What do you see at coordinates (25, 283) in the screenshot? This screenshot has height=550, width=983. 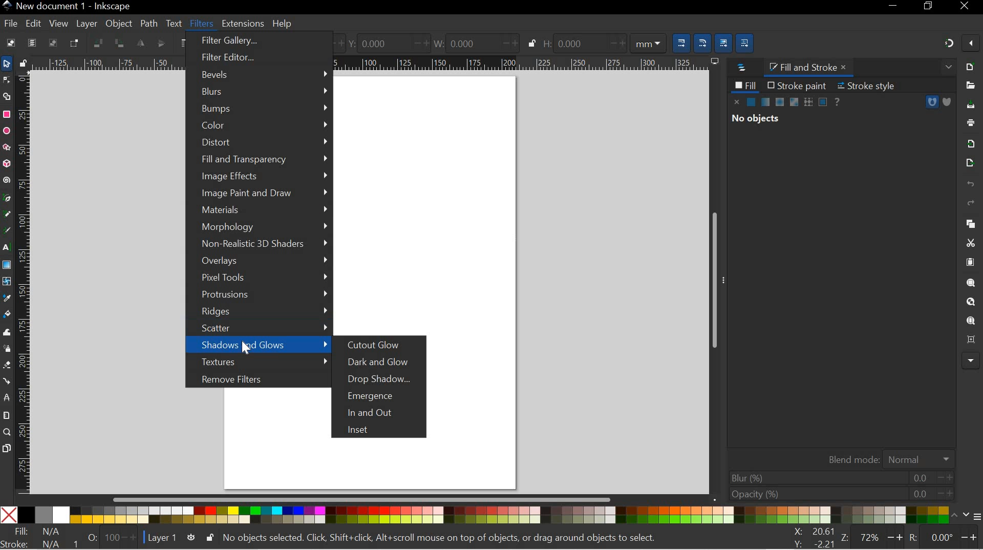 I see `RULER` at bounding box center [25, 283].